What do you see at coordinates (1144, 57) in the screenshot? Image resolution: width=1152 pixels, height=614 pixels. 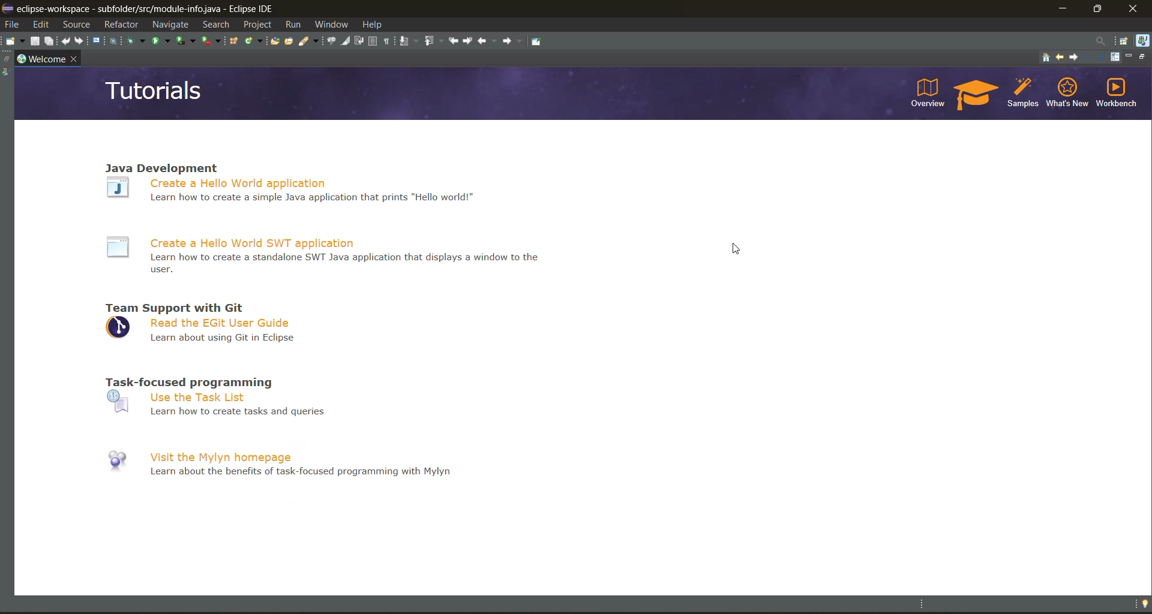 I see `restore` at bounding box center [1144, 57].